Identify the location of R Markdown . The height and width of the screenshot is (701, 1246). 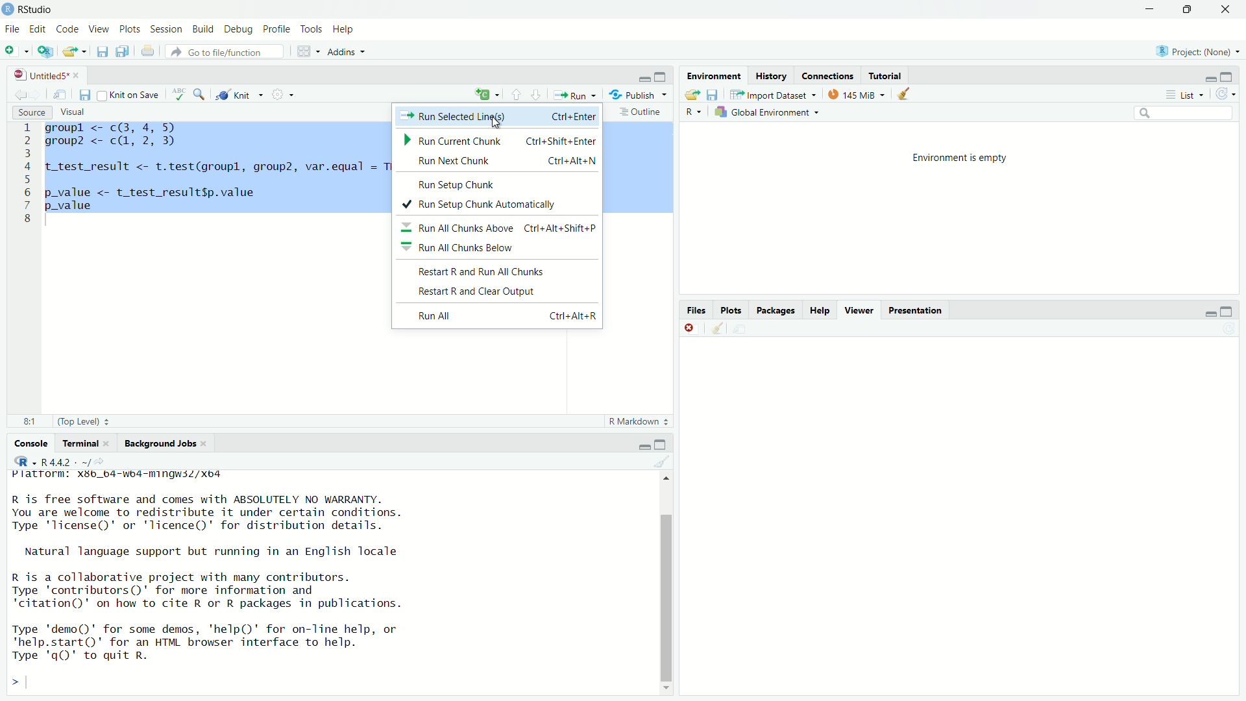
(638, 422).